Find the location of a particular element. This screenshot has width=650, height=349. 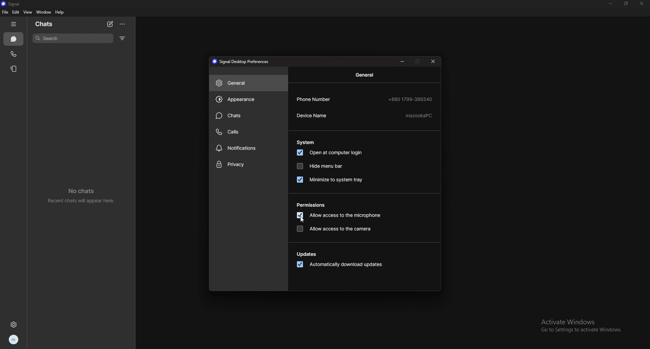

notifications is located at coordinates (248, 148).